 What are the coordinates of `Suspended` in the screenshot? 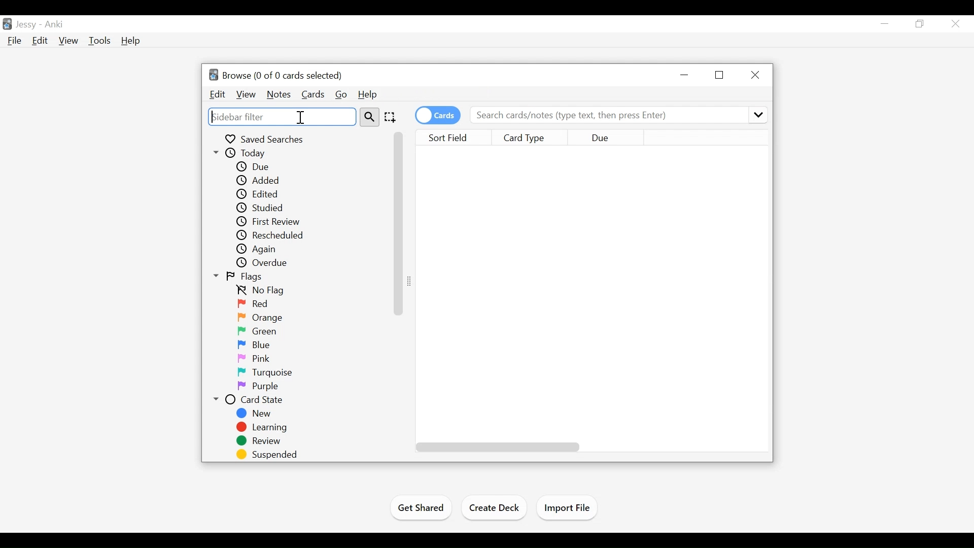 It's located at (269, 455).